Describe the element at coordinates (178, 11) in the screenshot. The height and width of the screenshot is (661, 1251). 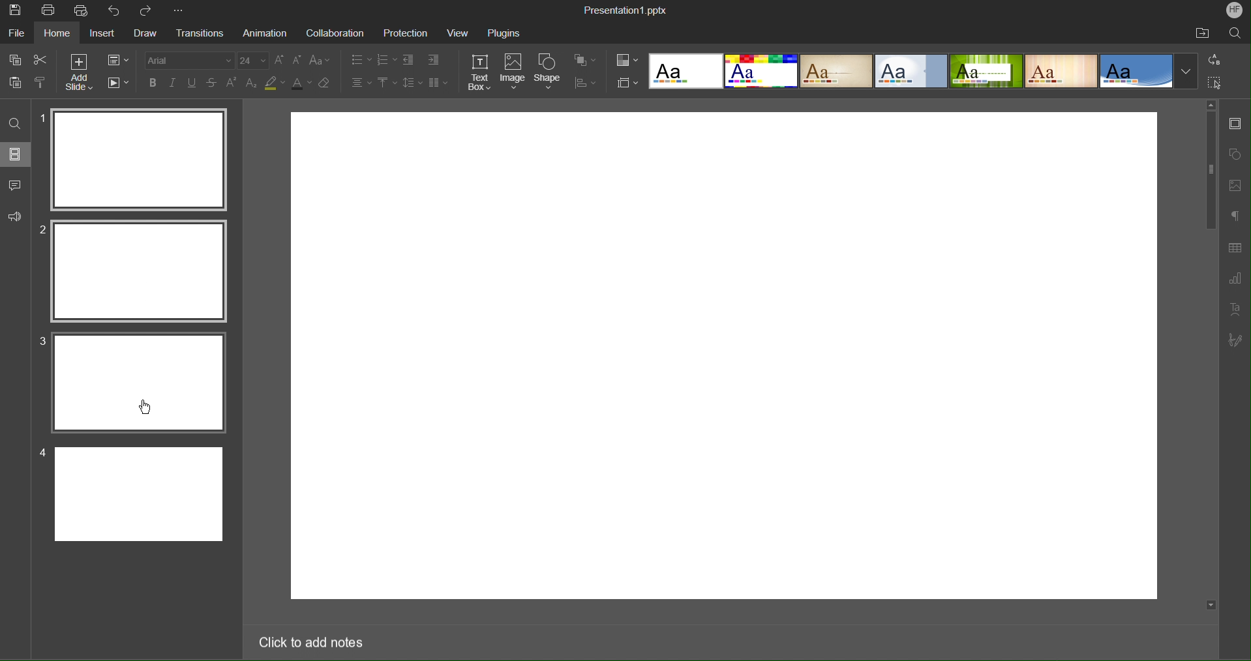
I see `More Options` at that location.